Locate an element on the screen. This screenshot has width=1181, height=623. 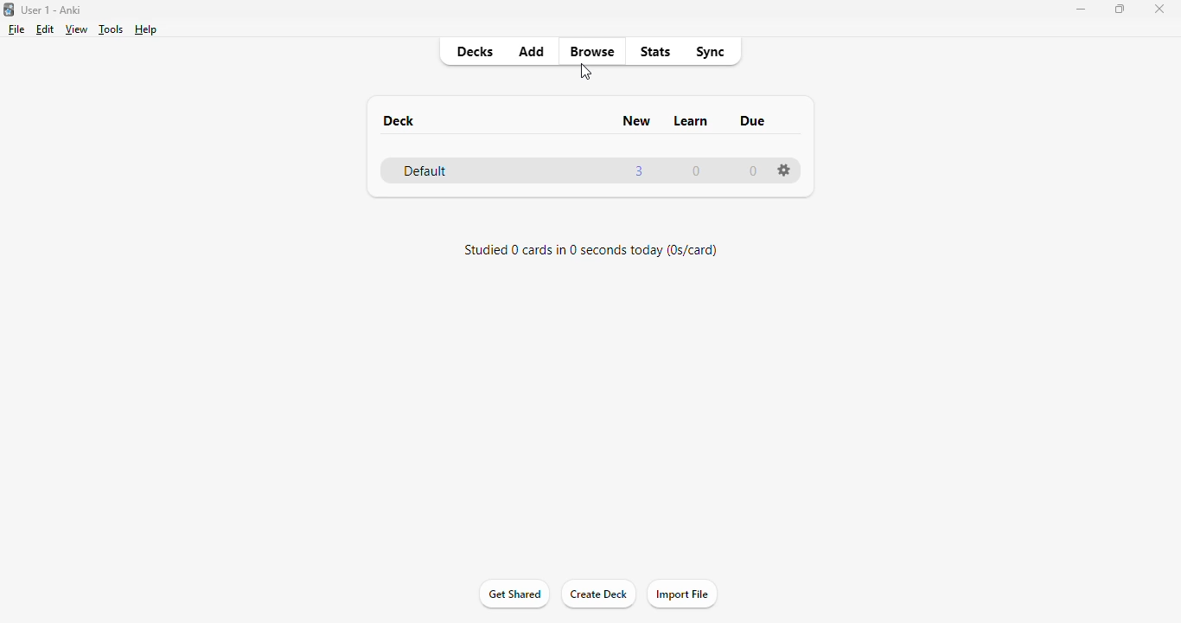
studied 0 cards in 0 seconds today (0s/card) is located at coordinates (590, 250).